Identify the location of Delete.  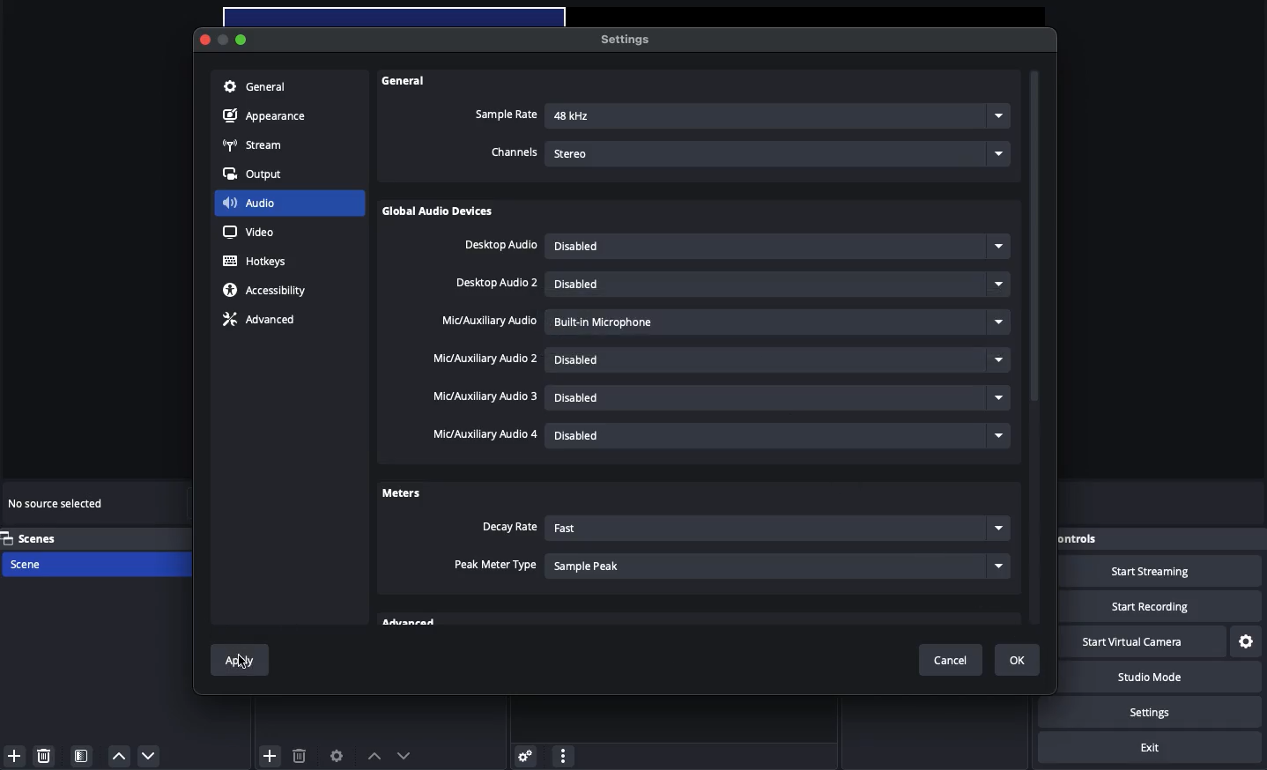
(46, 755).